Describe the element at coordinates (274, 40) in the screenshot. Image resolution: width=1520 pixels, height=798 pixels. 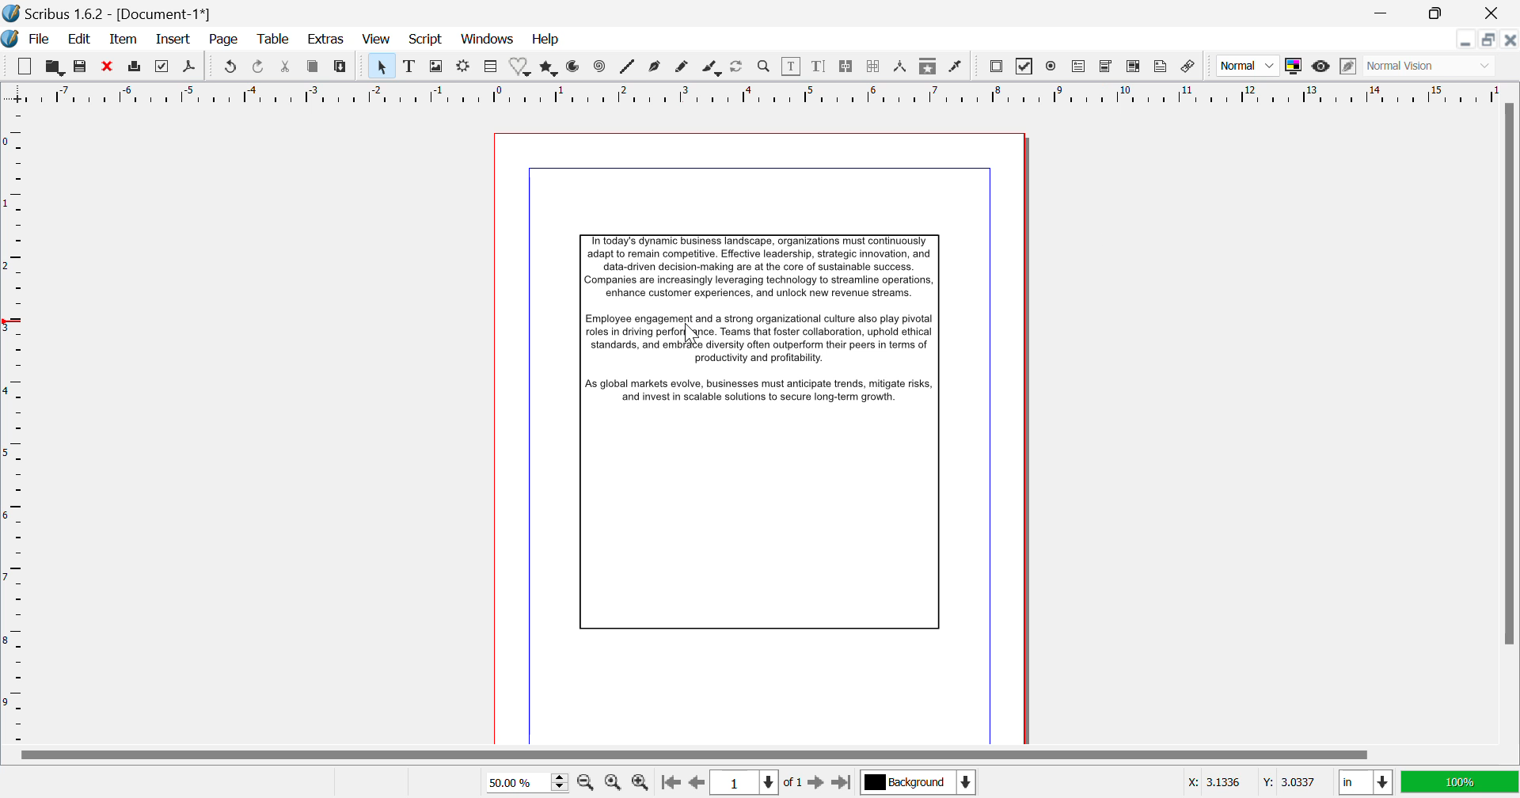
I see `Table` at that location.